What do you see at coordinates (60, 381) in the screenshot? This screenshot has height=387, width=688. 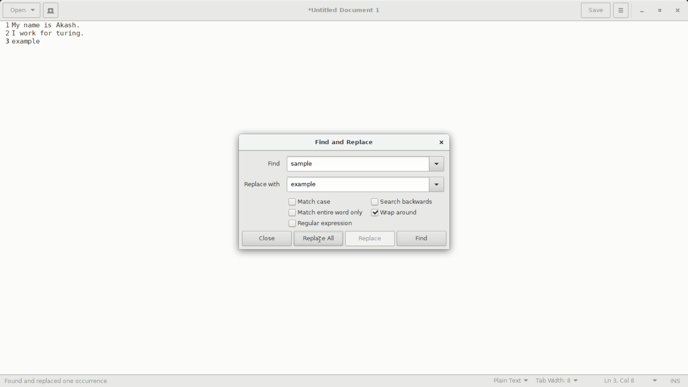 I see `found and replaced one occurrence ` at bounding box center [60, 381].